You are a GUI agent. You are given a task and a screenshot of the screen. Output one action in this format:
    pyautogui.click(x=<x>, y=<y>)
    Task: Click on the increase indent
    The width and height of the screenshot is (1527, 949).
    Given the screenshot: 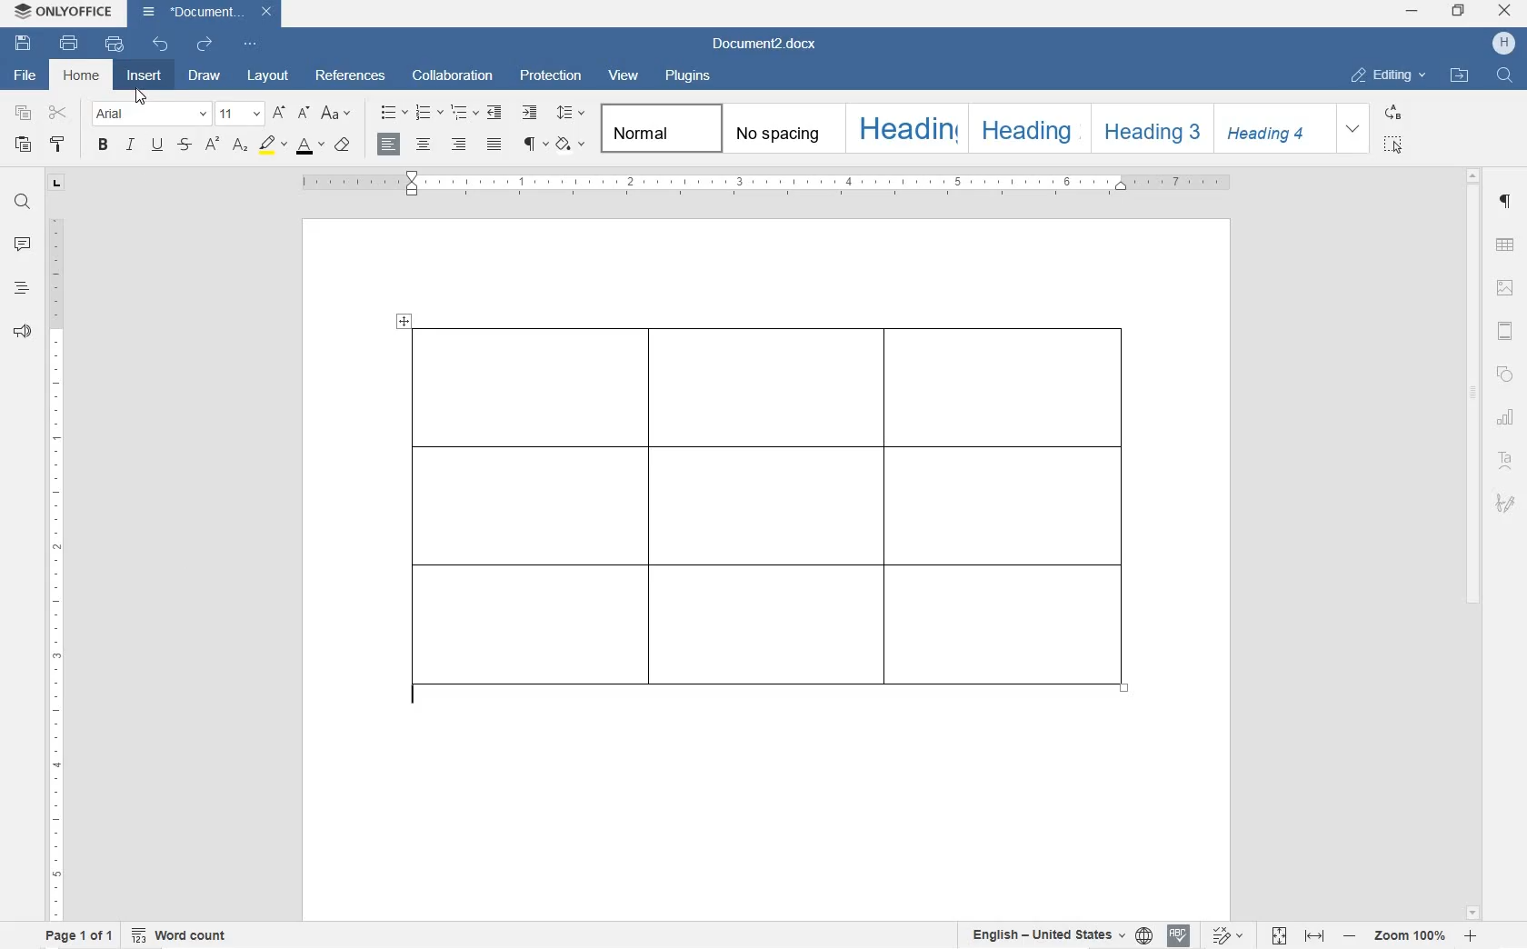 What is the action you would take?
    pyautogui.click(x=530, y=114)
    